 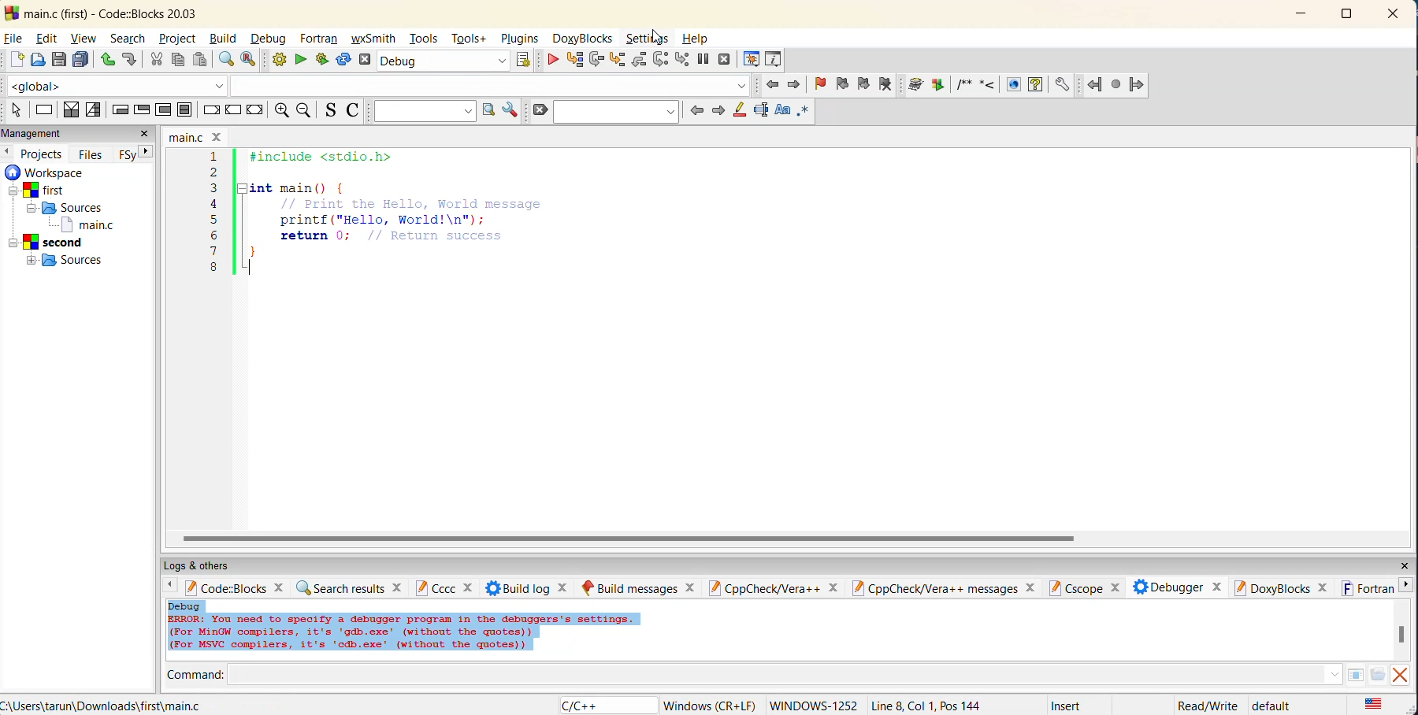 What do you see at coordinates (59, 60) in the screenshot?
I see `save` at bounding box center [59, 60].